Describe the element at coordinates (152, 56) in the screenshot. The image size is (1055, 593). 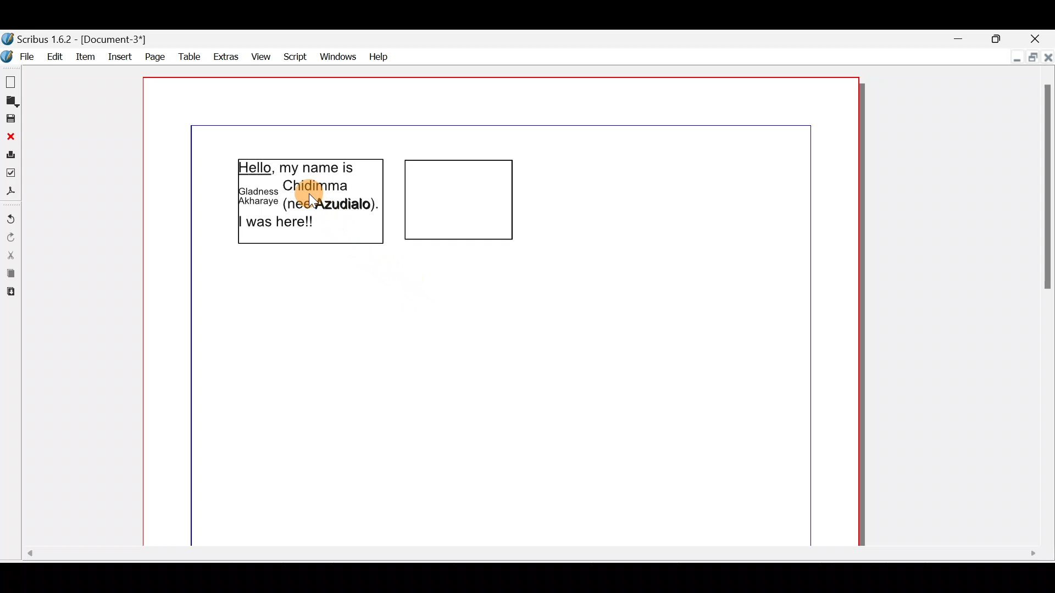
I see `Page` at that location.